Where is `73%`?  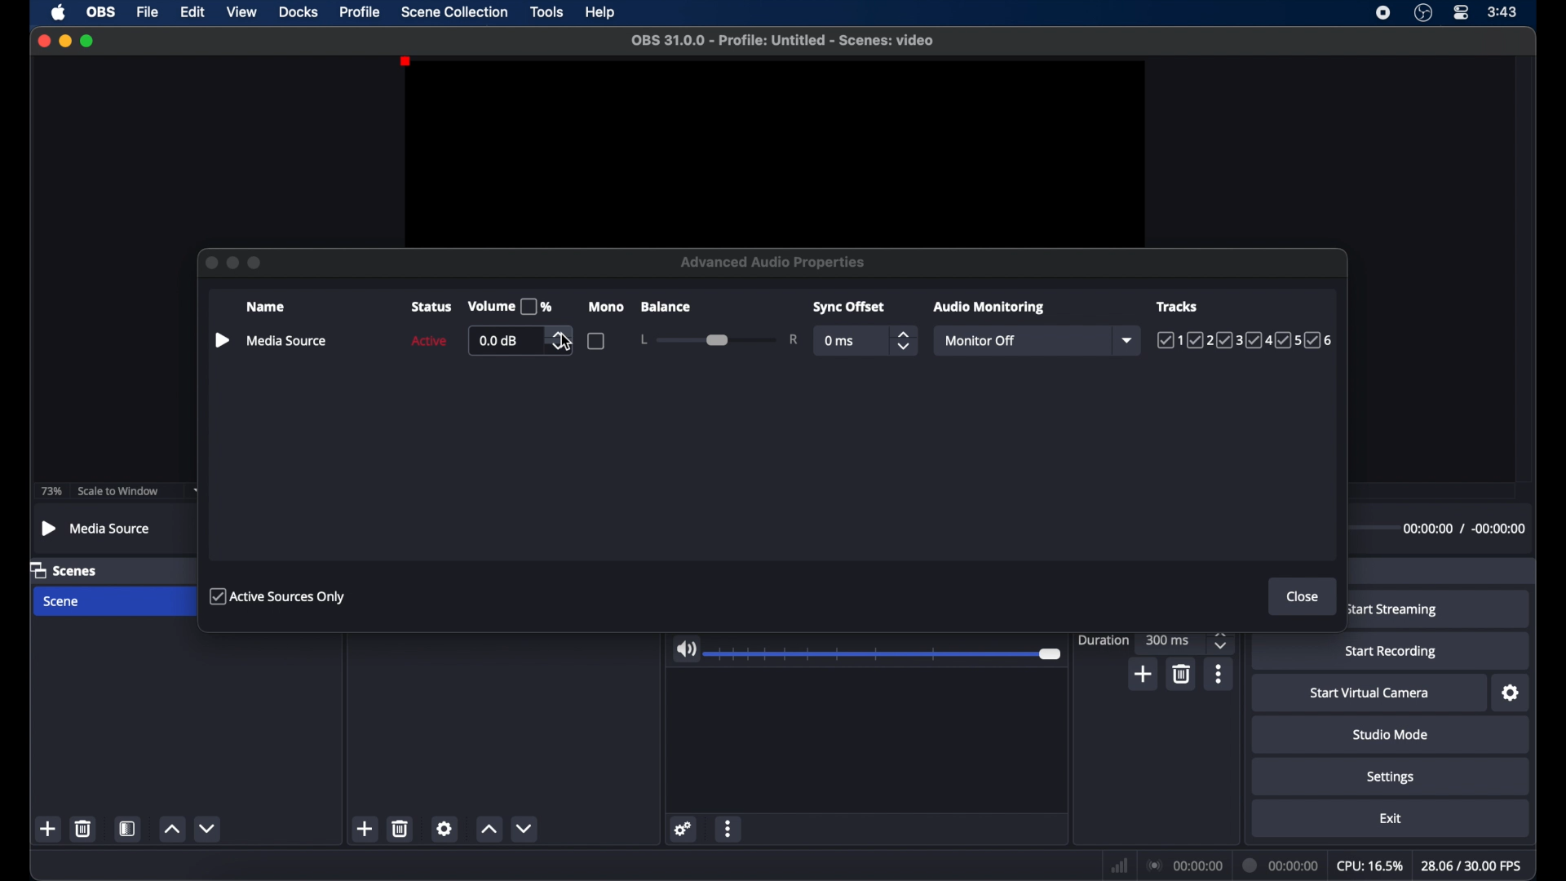
73% is located at coordinates (50, 491).